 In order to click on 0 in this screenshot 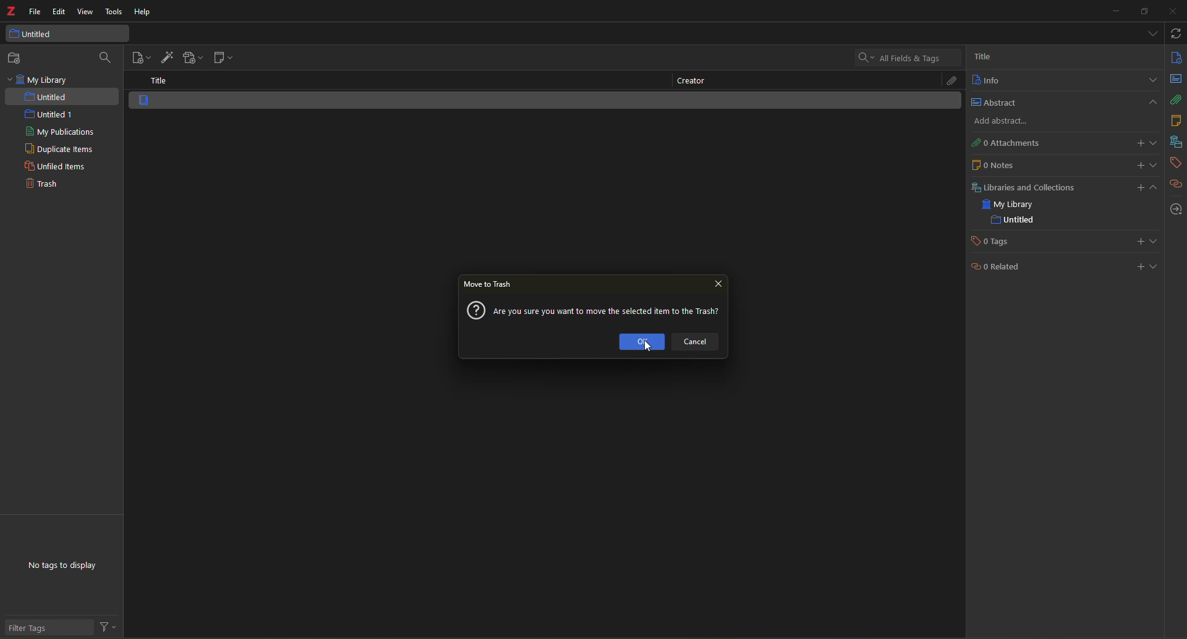, I will do `click(1003, 143)`.